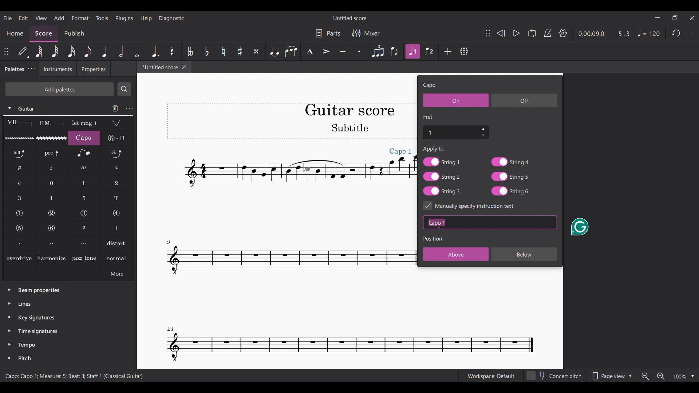 The image size is (699, 393). I want to click on Tremolo bar, so click(117, 123).